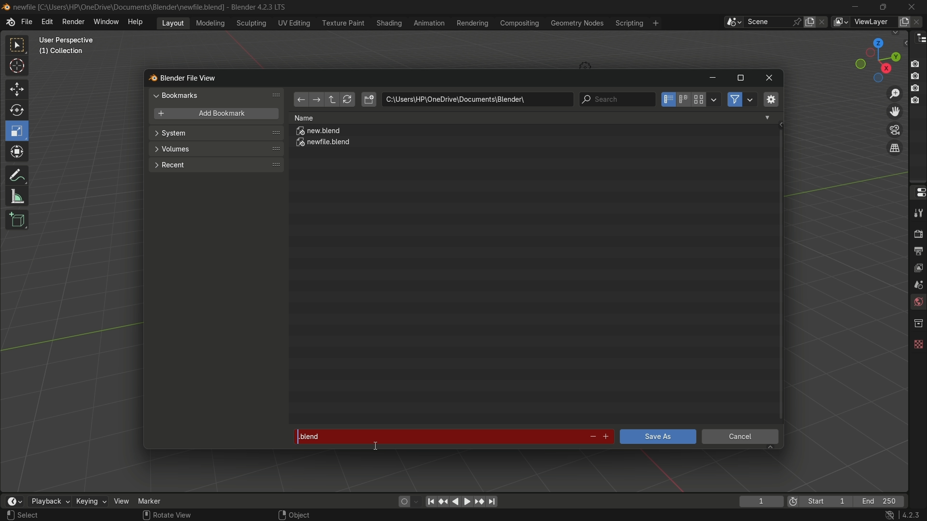 This screenshot has width=927, height=521. Describe the element at coordinates (823, 22) in the screenshot. I see `delete scene` at that location.